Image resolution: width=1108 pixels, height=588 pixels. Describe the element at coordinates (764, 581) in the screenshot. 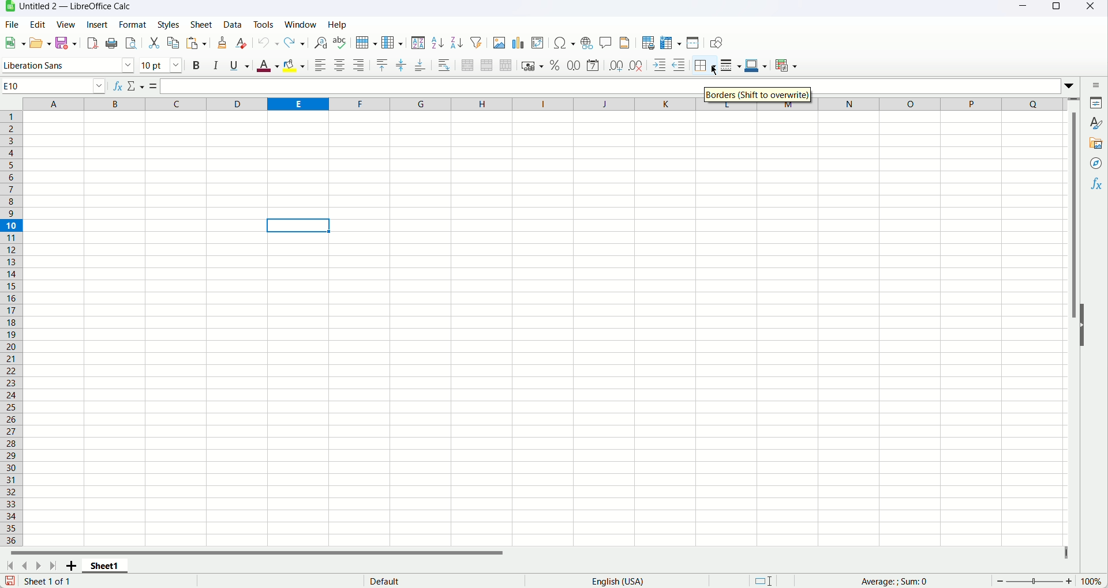

I see `Selection mode` at that location.